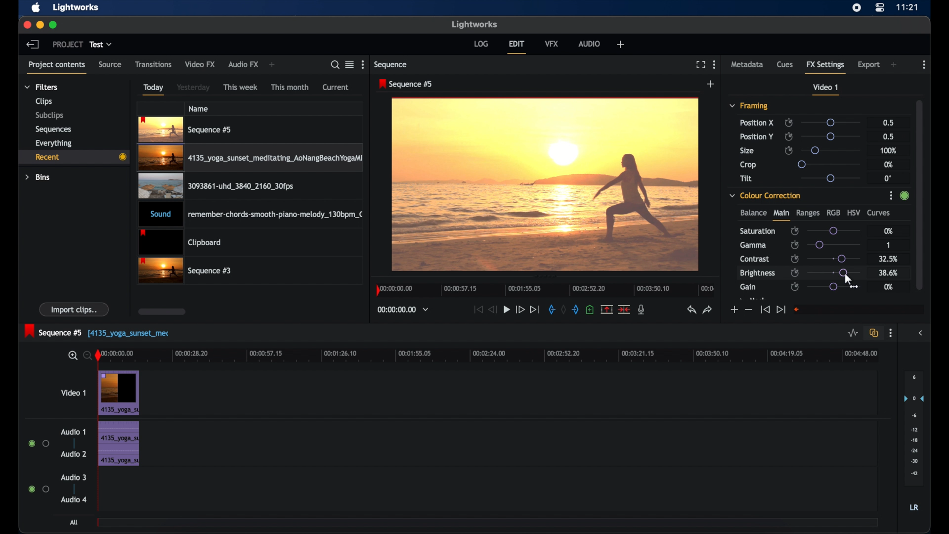 This screenshot has width=949, height=534. Describe the element at coordinates (38, 178) in the screenshot. I see `bins` at that location.